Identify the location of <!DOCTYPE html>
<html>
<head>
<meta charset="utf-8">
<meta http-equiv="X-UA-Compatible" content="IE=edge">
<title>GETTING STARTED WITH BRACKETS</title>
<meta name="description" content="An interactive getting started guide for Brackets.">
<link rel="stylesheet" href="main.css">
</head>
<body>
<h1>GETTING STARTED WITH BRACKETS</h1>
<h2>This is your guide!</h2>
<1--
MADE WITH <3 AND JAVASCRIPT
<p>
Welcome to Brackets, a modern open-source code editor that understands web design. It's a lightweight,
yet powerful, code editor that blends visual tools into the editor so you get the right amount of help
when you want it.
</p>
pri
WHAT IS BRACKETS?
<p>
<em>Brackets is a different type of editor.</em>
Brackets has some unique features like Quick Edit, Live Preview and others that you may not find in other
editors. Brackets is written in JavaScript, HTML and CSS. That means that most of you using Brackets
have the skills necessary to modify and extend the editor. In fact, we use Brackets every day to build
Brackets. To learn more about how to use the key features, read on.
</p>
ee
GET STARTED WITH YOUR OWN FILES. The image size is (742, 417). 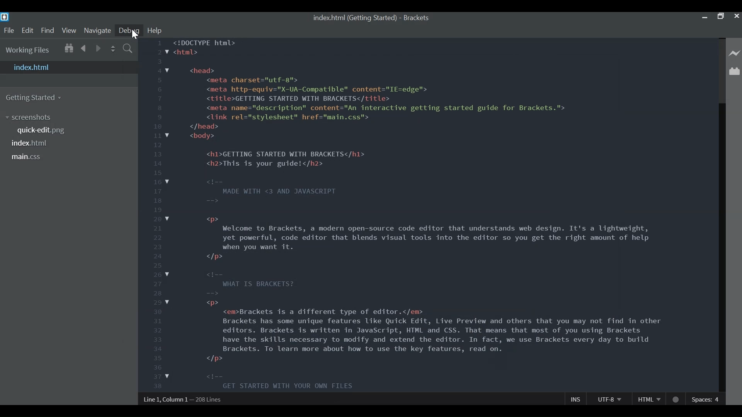
(428, 214).